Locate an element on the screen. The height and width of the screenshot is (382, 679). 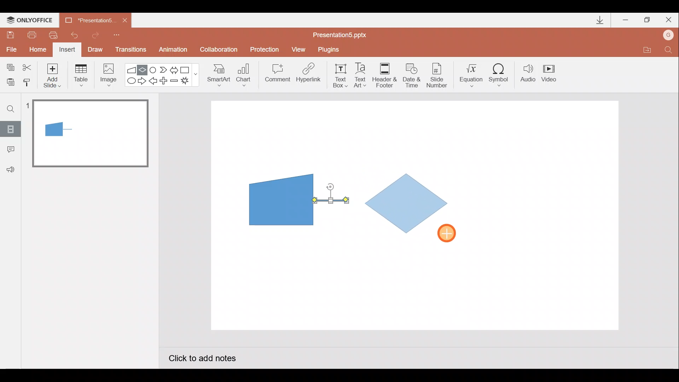
Equation is located at coordinates (472, 74).